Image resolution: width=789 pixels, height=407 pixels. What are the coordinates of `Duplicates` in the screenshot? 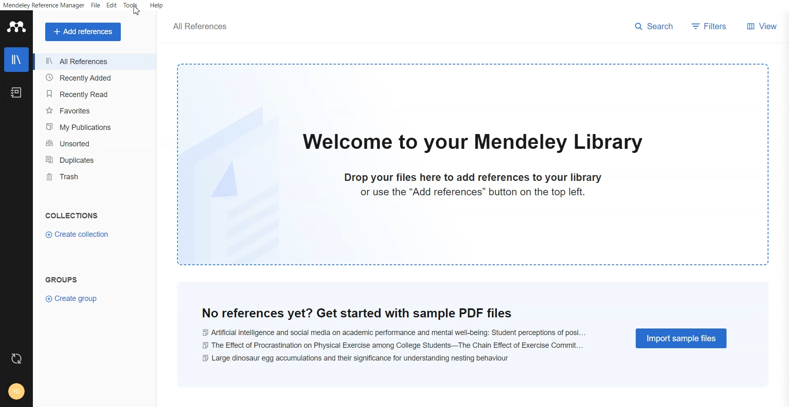 It's located at (95, 159).